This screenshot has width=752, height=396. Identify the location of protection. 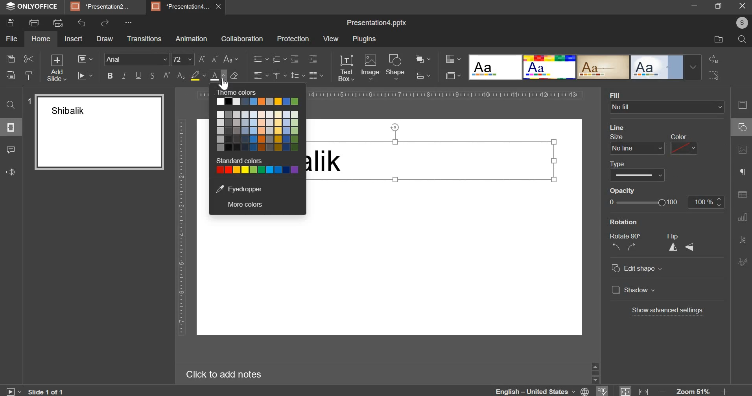
(293, 39).